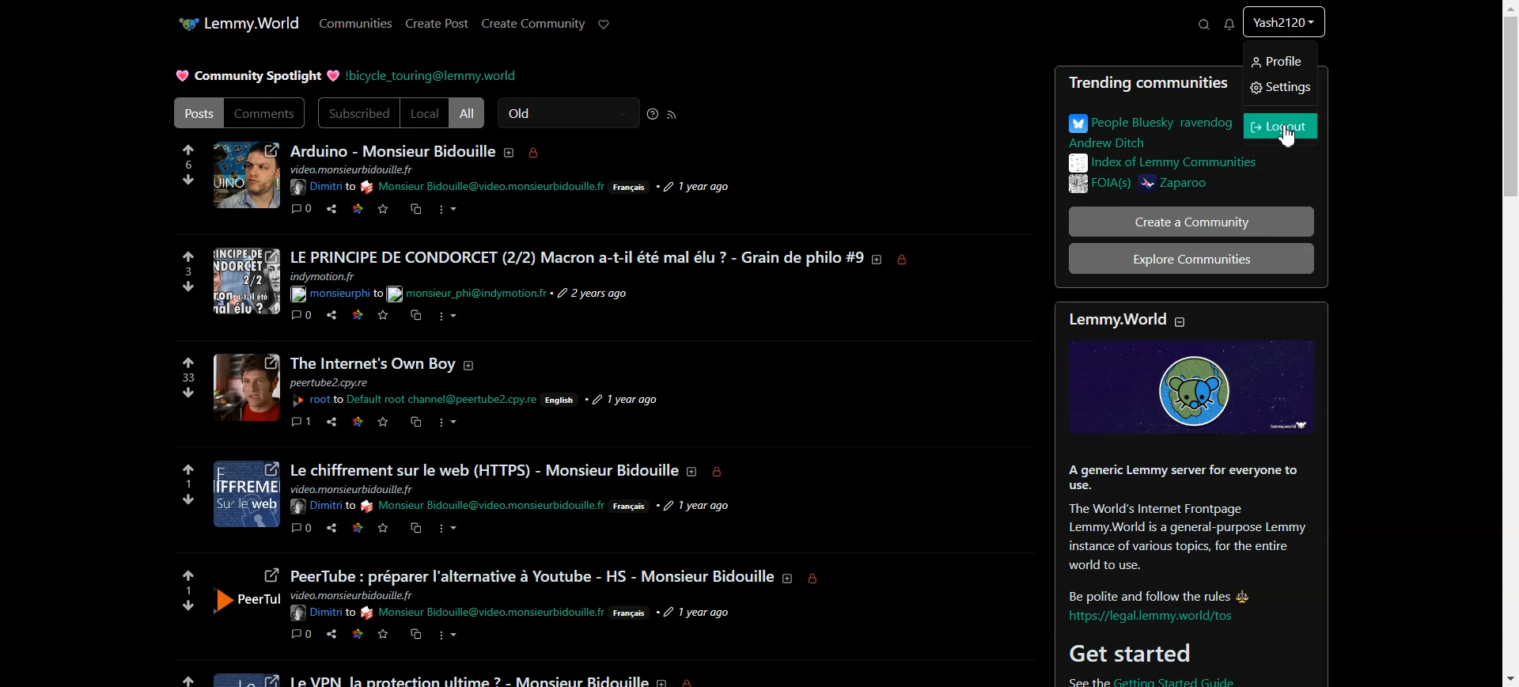 Image resolution: width=1519 pixels, height=687 pixels. What do you see at coordinates (416, 210) in the screenshot?
I see `Copy` at bounding box center [416, 210].